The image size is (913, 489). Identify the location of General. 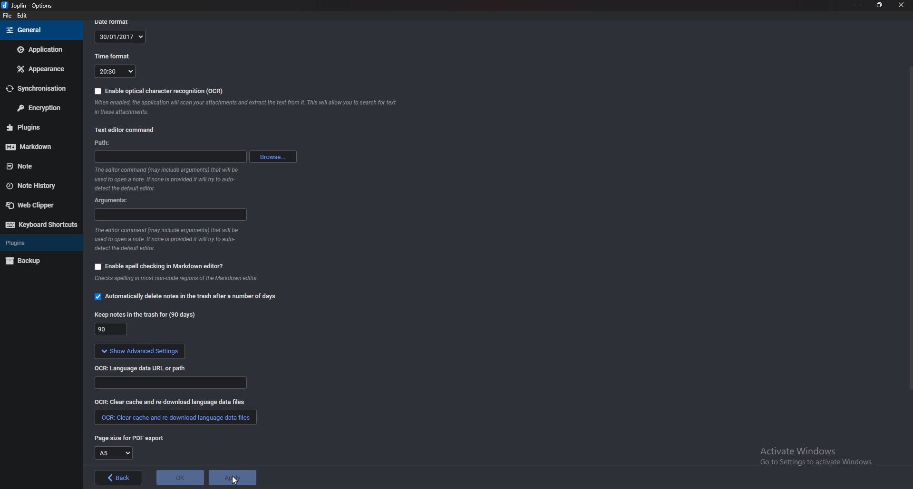
(40, 30).